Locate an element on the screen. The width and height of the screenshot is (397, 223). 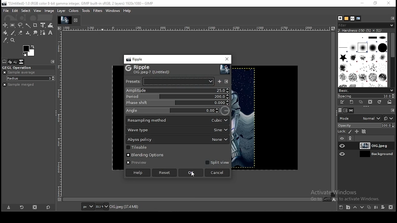
image is located at coordinates (265, 118).